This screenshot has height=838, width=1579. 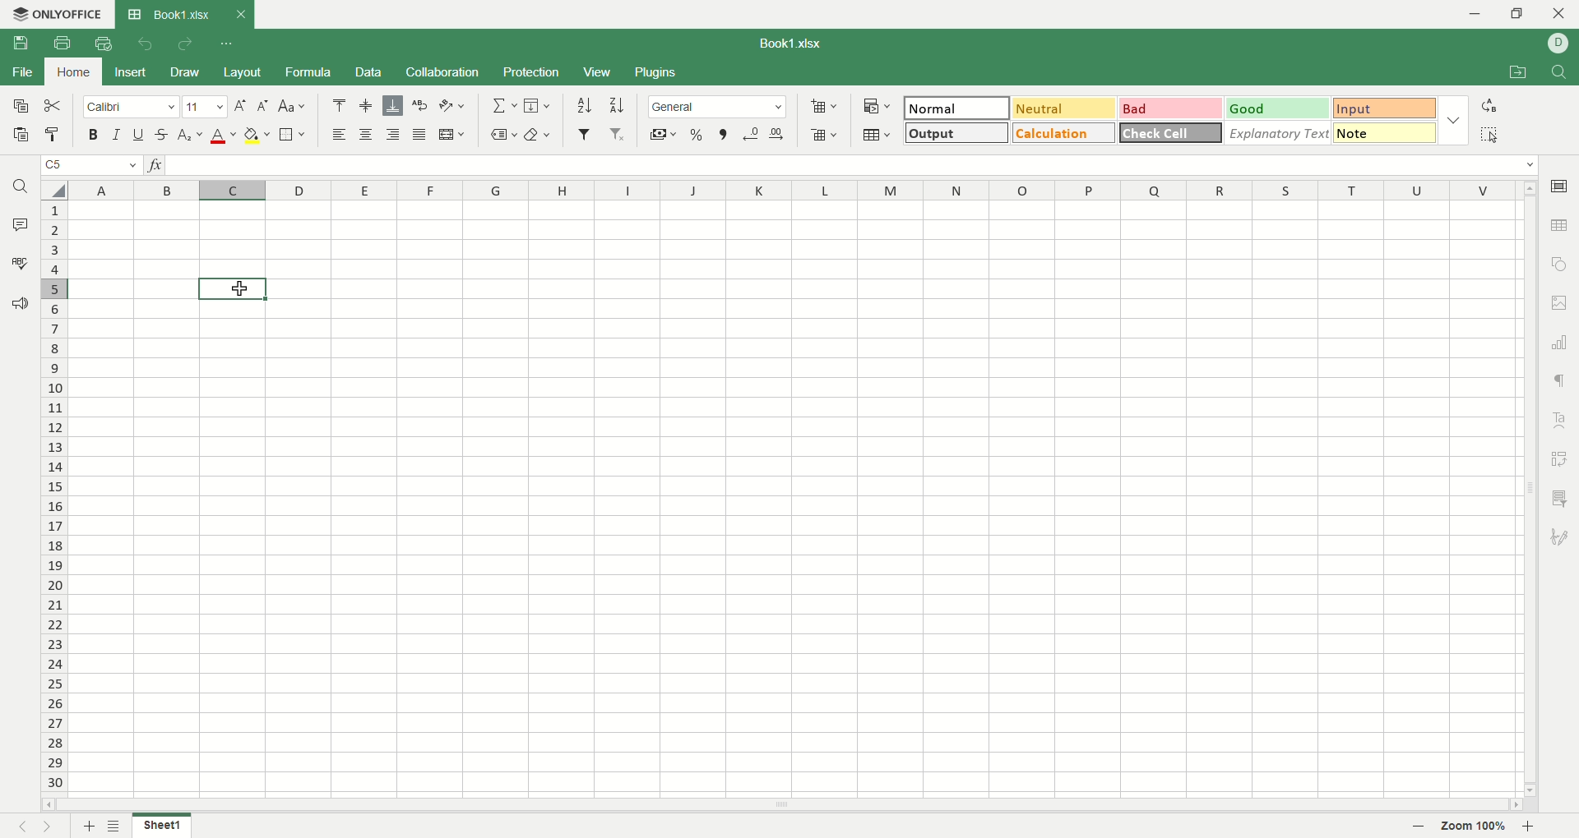 What do you see at coordinates (1478, 826) in the screenshot?
I see `zoom factor` at bounding box center [1478, 826].